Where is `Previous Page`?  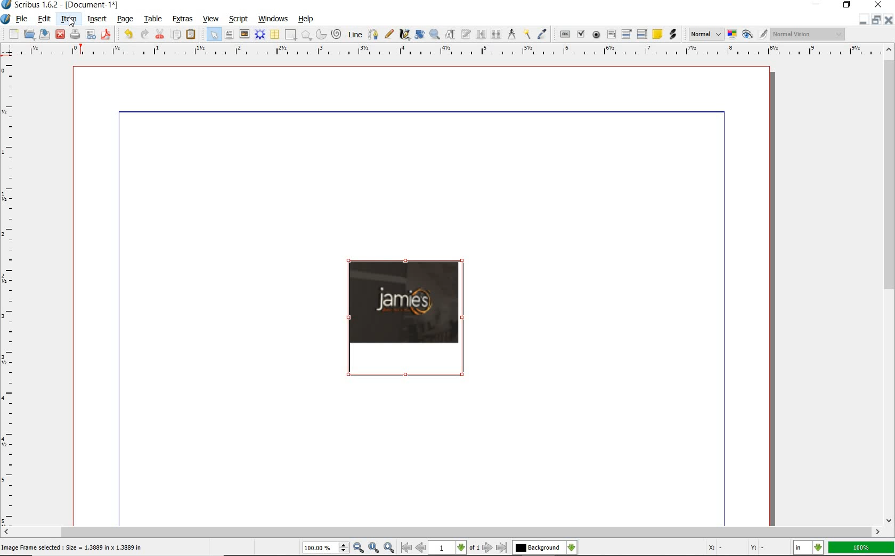 Previous Page is located at coordinates (421, 549).